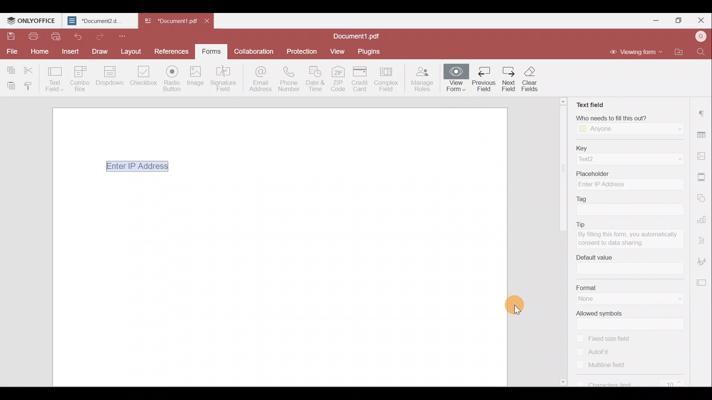 Image resolution: width=712 pixels, height=400 pixels. Describe the element at coordinates (601, 129) in the screenshot. I see `Anyone` at that location.